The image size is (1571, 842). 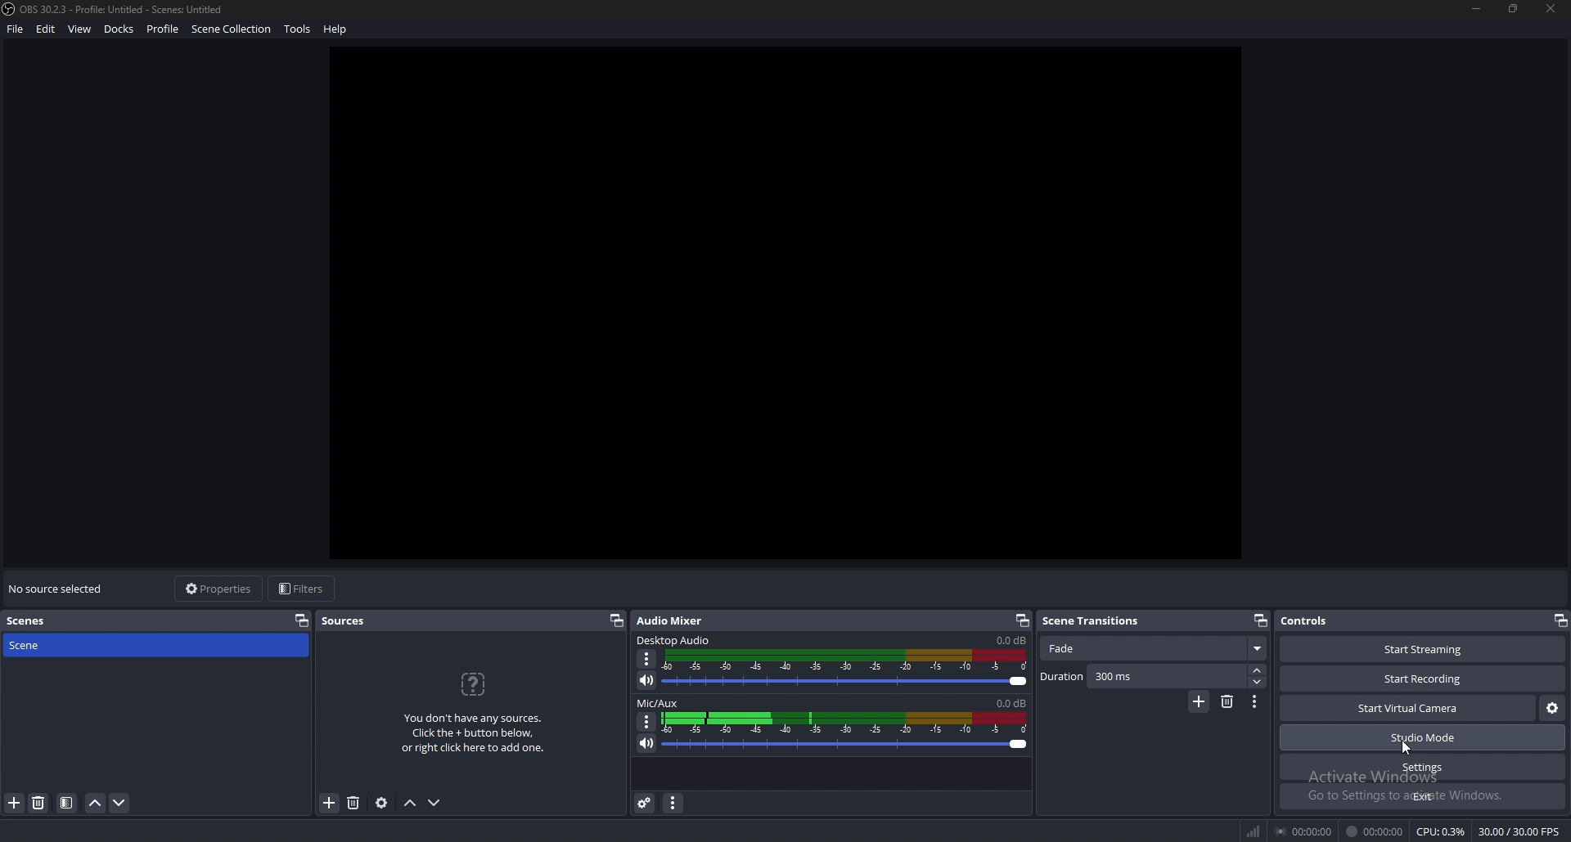 I want to click on Desktop audio, so click(x=1010, y=640).